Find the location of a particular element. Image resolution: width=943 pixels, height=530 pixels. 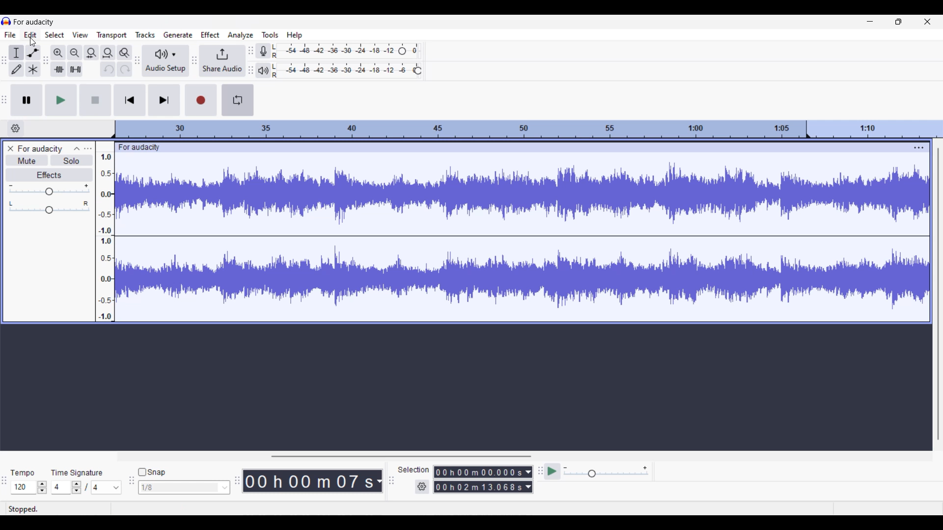

Undo is located at coordinates (107, 69).